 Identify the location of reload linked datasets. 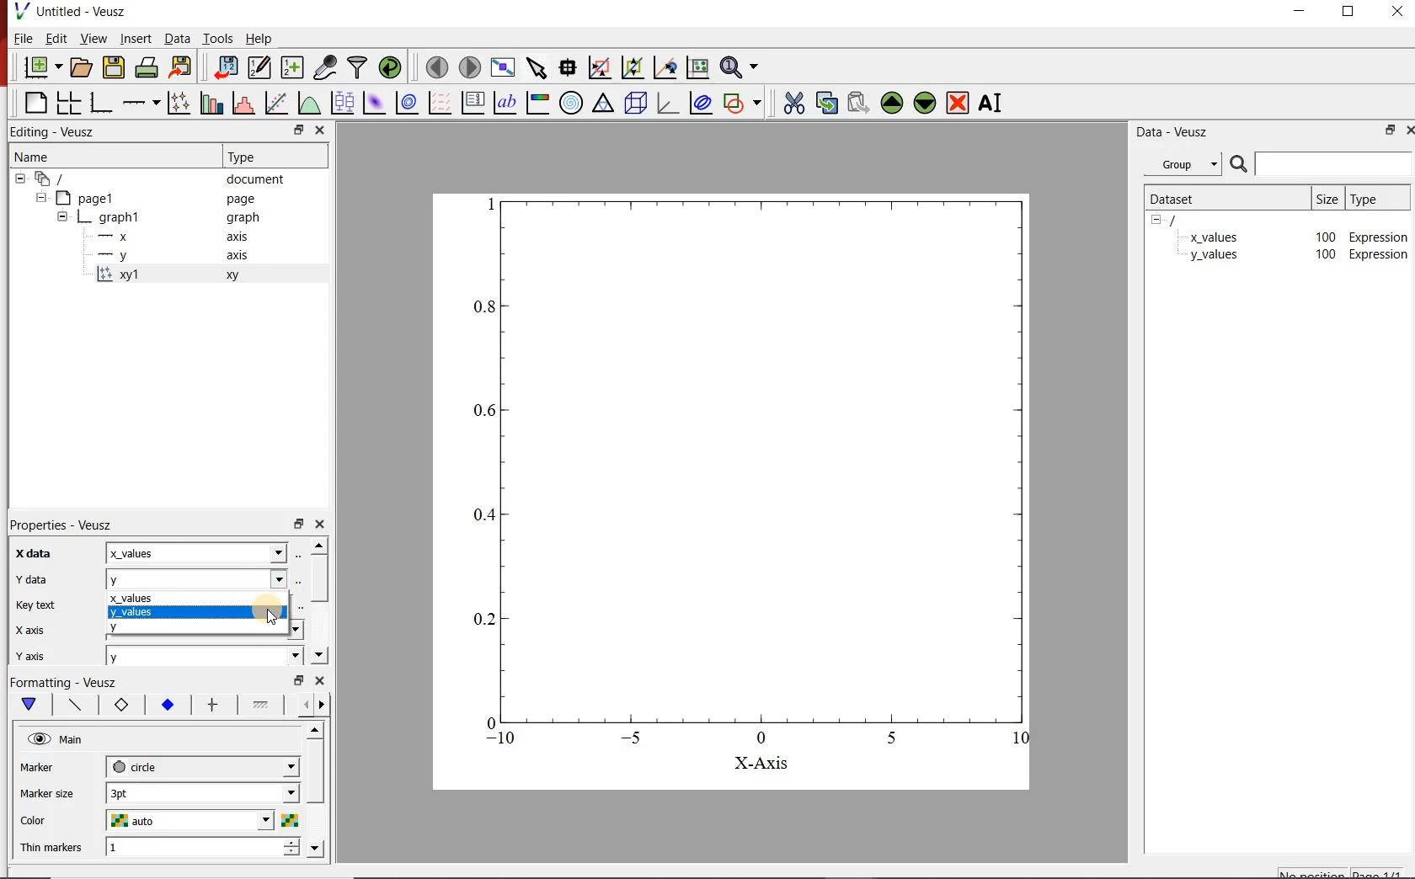
(388, 68).